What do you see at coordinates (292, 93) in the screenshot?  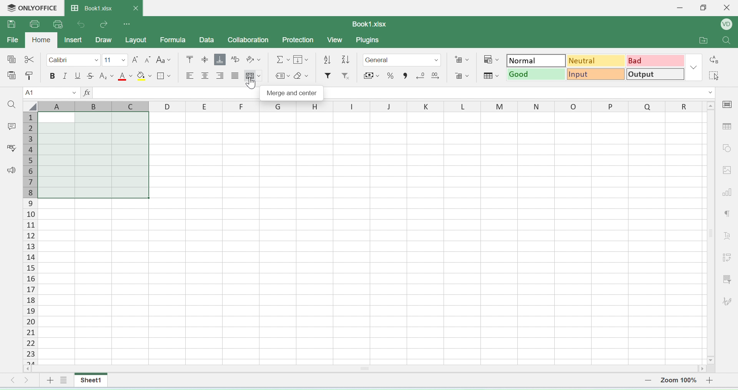 I see `Merge and center` at bounding box center [292, 93].